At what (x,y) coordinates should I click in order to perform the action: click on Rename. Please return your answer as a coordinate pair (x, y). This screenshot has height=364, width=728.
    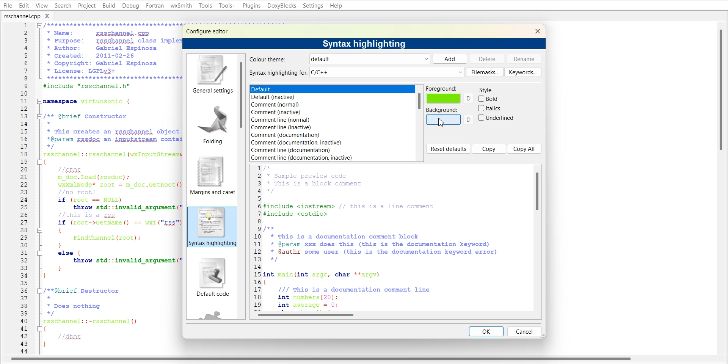
    Looking at the image, I should click on (524, 59).